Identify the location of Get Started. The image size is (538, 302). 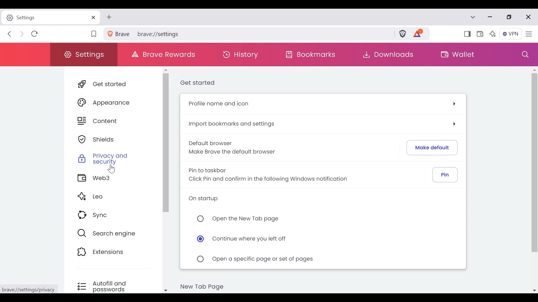
(200, 83).